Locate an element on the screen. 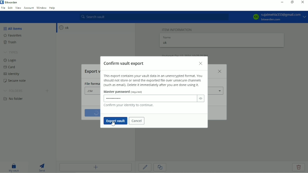 The image size is (308, 173). View is located at coordinates (18, 8).